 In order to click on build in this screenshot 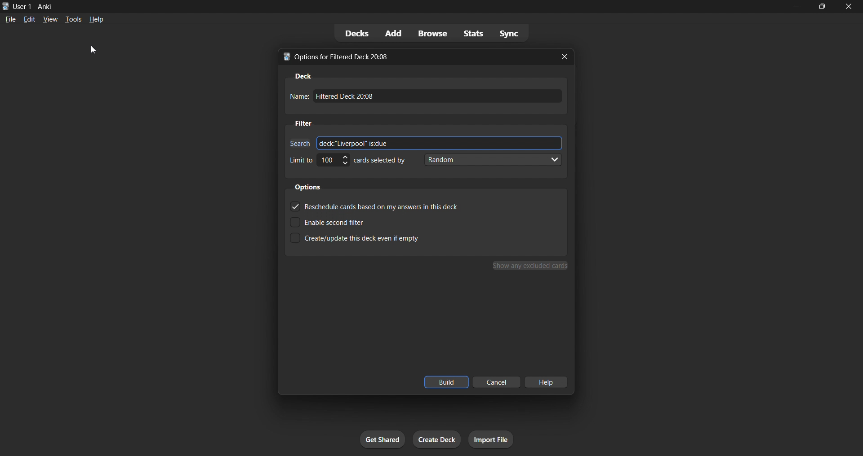, I will do `click(447, 383)`.